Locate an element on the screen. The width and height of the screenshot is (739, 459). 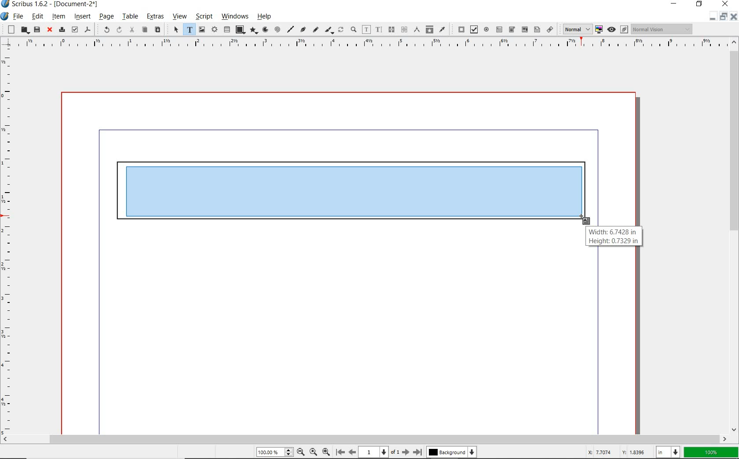
zoom factor is located at coordinates (711, 453).